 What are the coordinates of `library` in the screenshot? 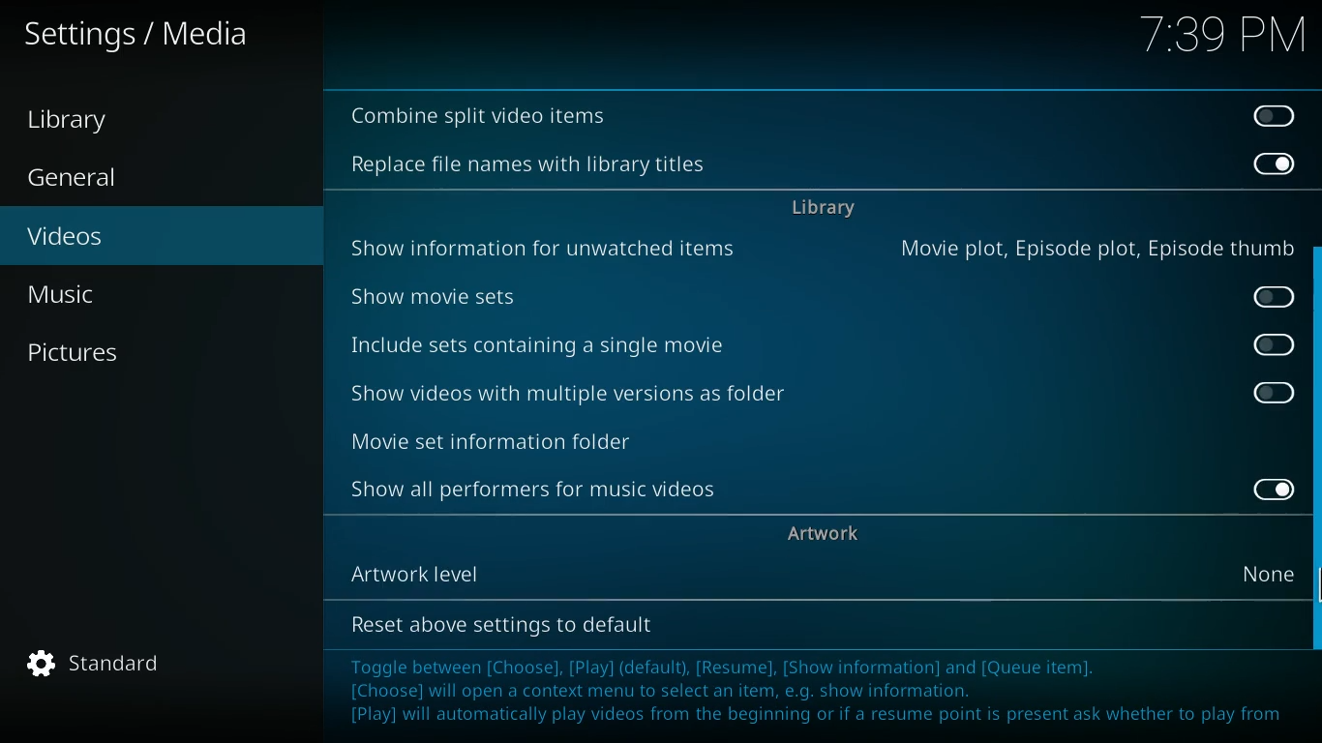 It's located at (823, 211).